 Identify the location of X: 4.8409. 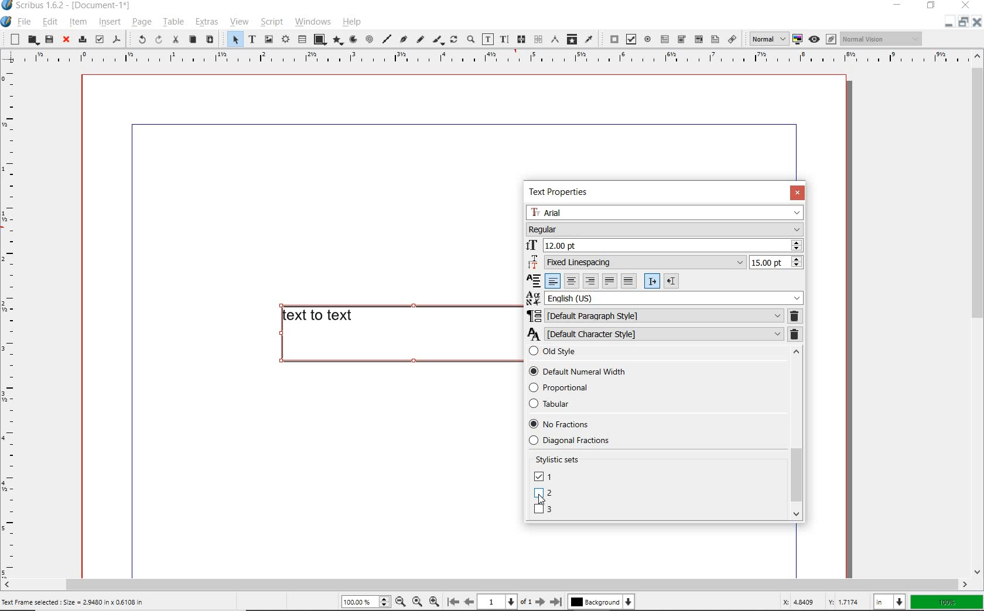
(801, 602).